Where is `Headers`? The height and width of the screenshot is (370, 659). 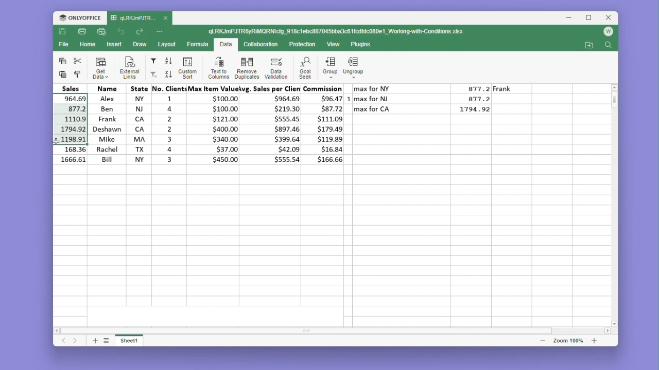
Headers is located at coordinates (198, 88).